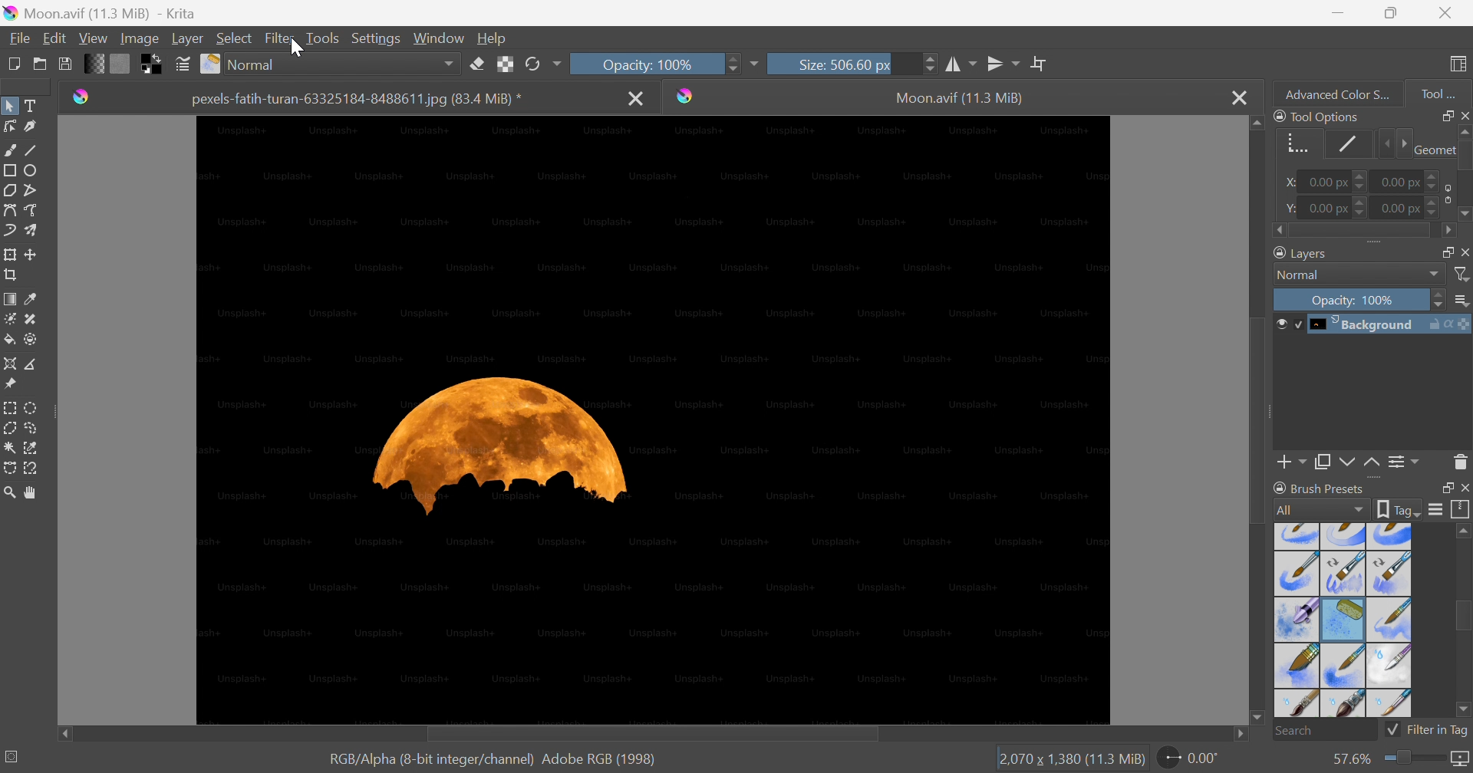  I want to click on Krita icon, so click(78, 100).